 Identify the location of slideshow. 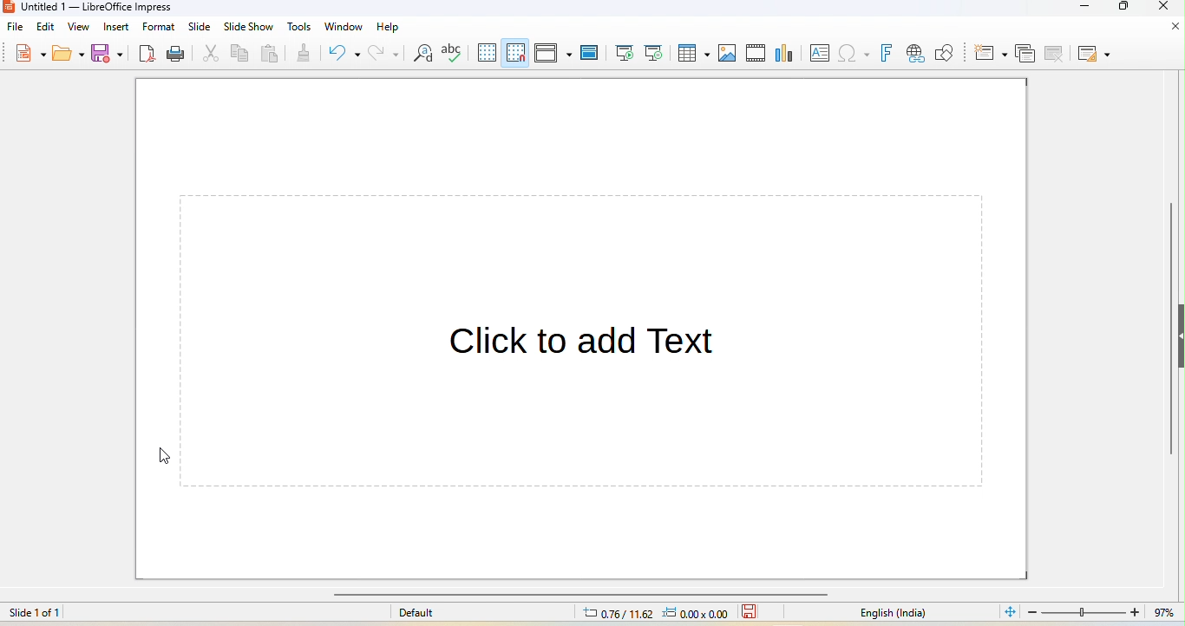
(248, 26).